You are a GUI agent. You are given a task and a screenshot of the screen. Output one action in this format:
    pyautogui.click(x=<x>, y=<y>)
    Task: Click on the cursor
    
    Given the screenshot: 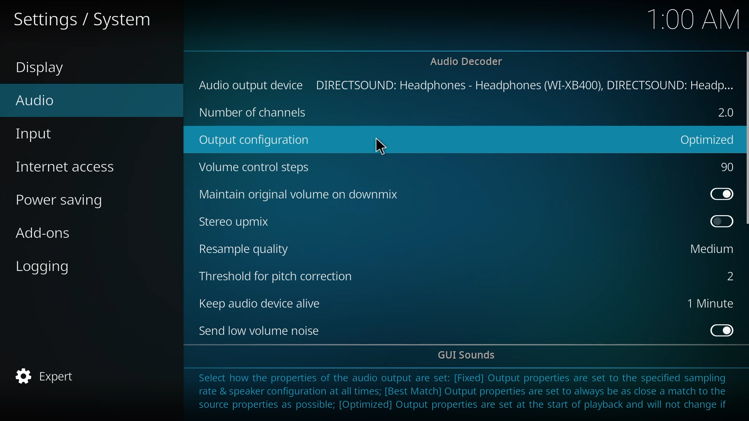 What is the action you would take?
    pyautogui.click(x=380, y=146)
    